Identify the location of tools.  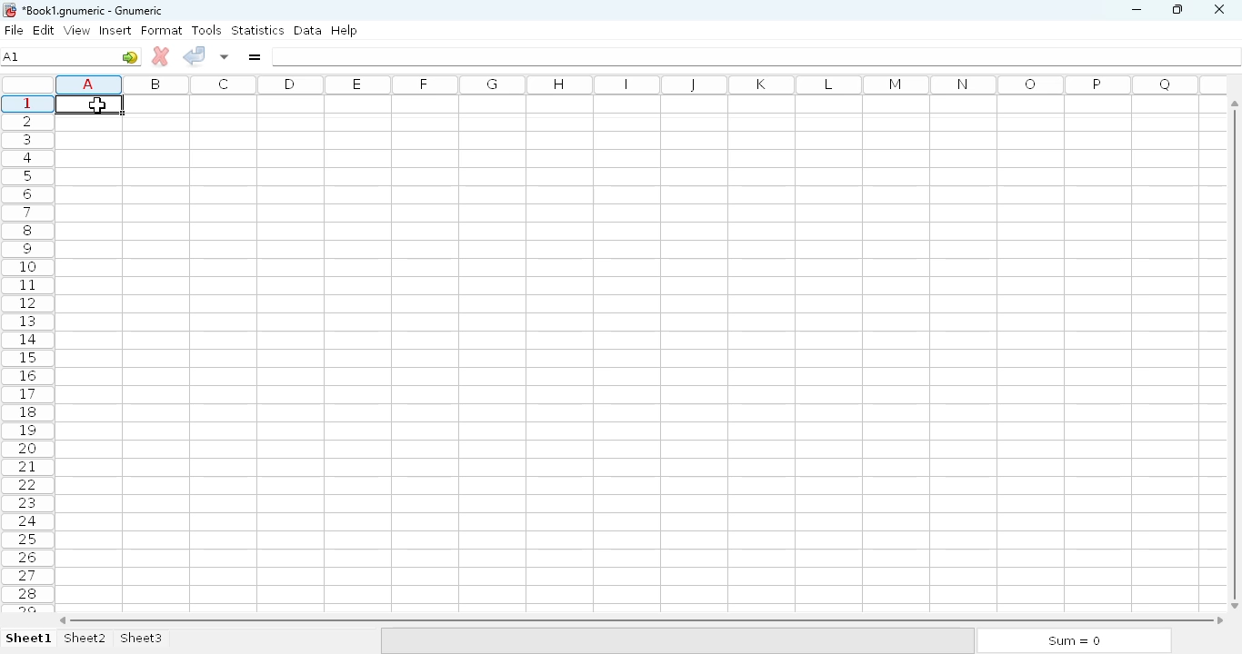
(206, 30).